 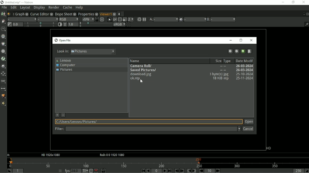 I want to click on Gamma correction, so click(x=65, y=25).